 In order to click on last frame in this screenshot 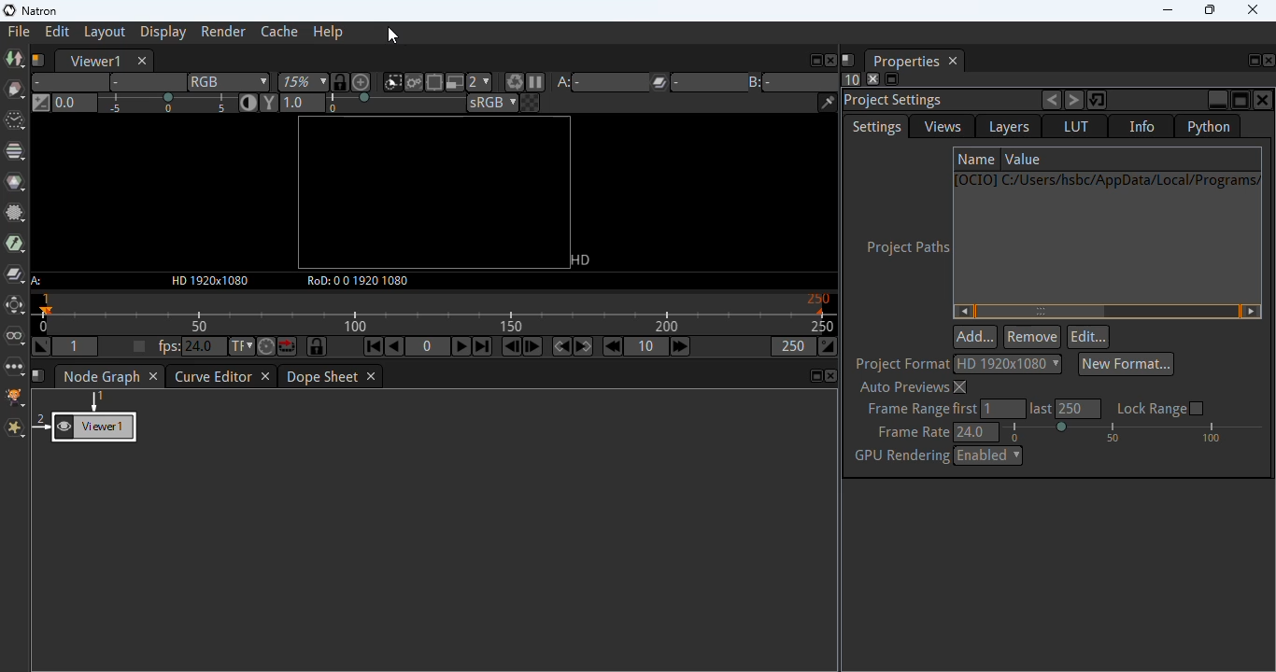, I will do `click(483, 346)`.